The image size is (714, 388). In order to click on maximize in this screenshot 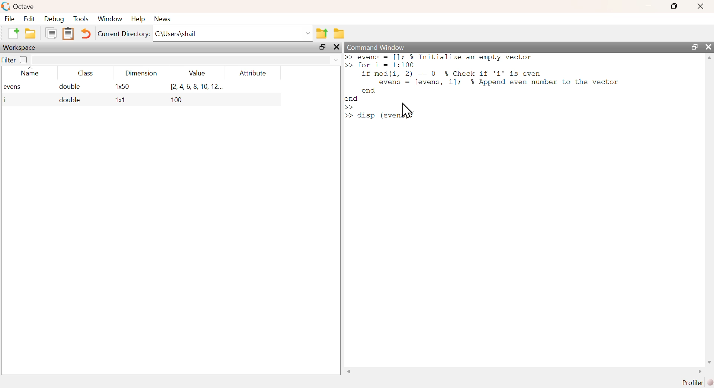, I will do `click(694, 48)`.